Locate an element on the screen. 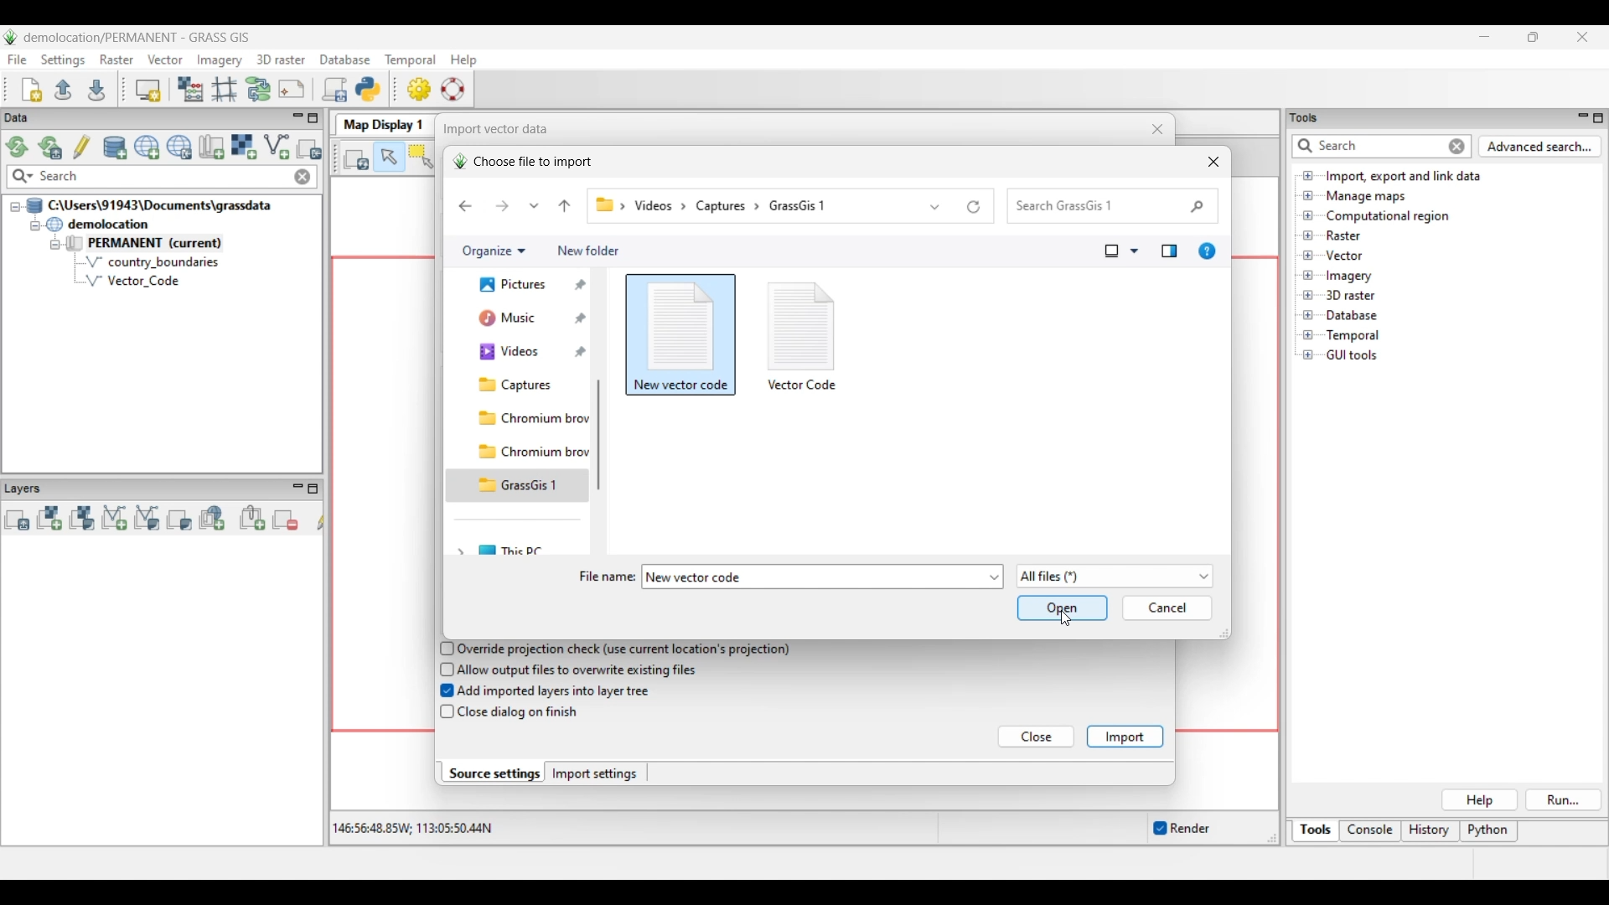 Image resolution: width=1609 pixels, height=905 pixels. checkbox is located at coordinates (443, 648).